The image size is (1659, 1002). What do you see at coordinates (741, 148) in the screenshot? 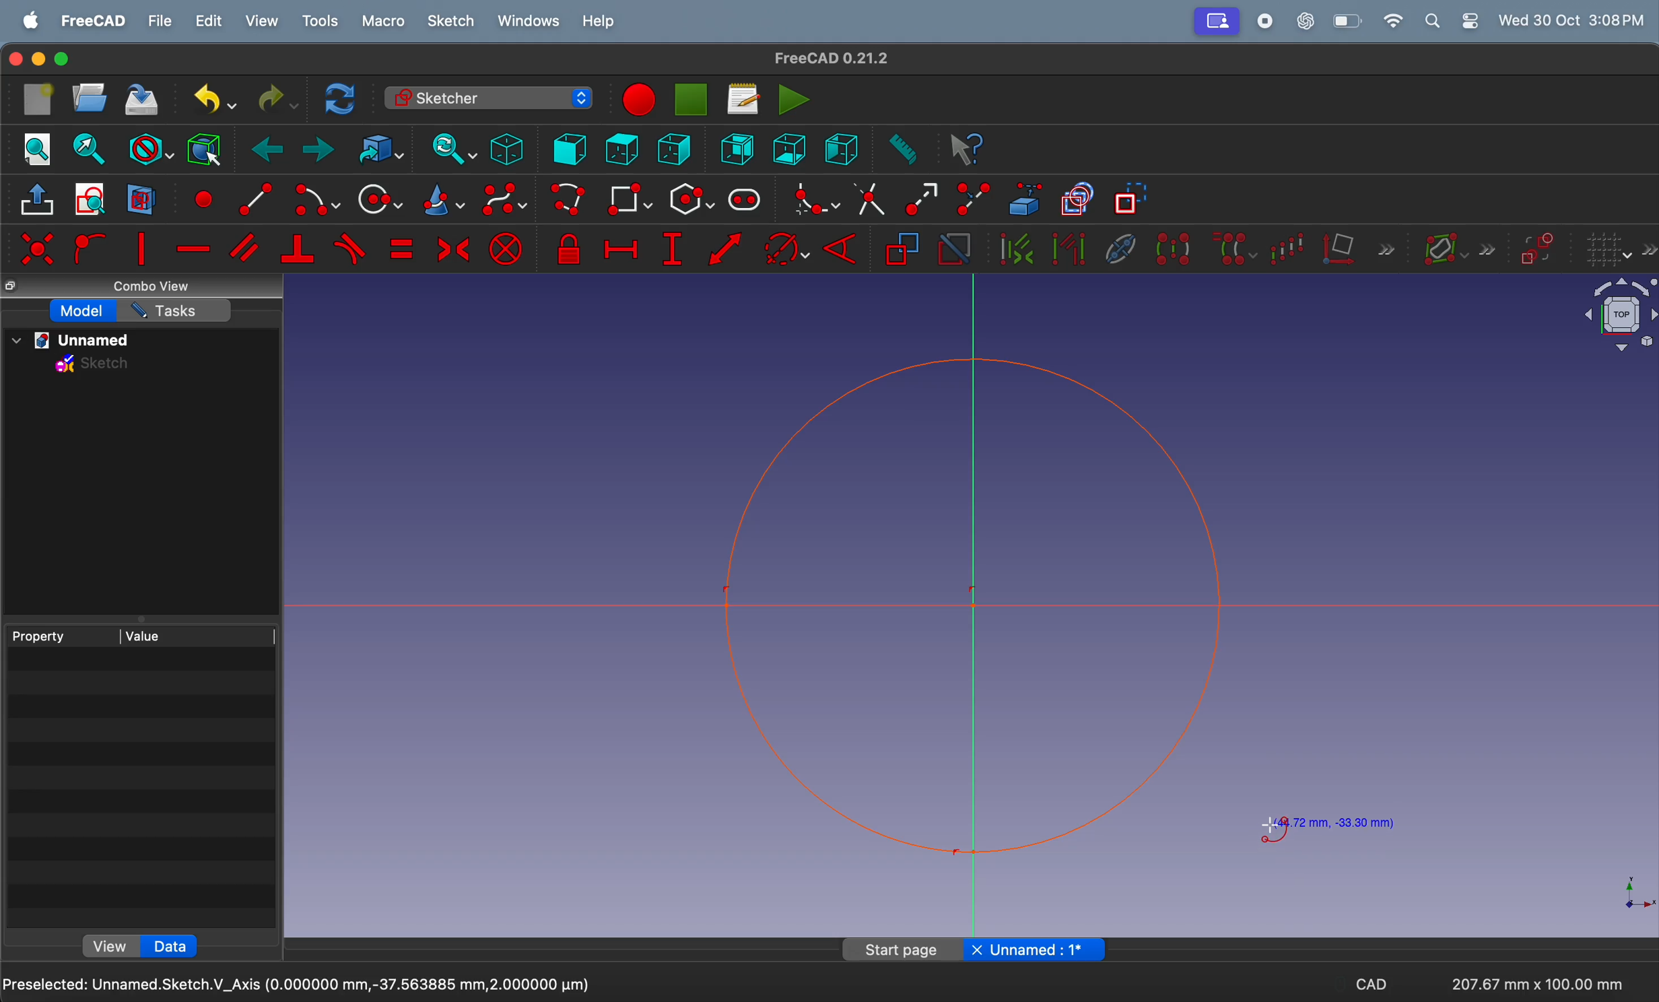
I see `rear view` at bounding box center [741, 148].